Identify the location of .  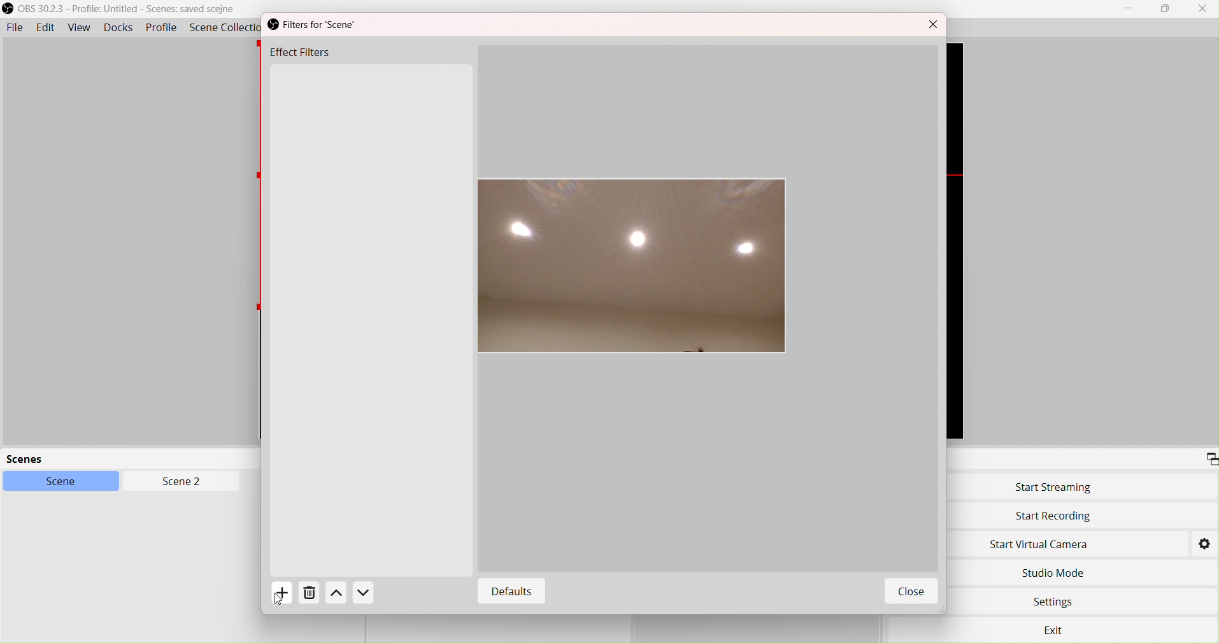
(145, 9).